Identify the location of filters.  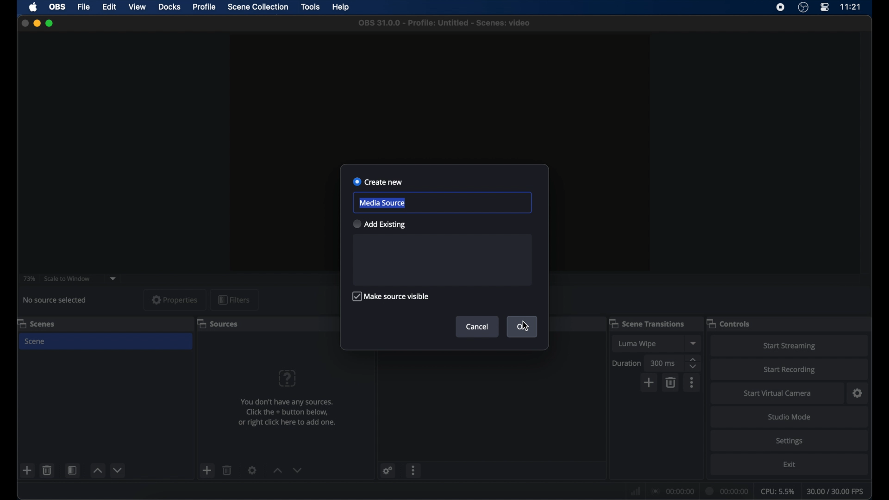
(234, 300).